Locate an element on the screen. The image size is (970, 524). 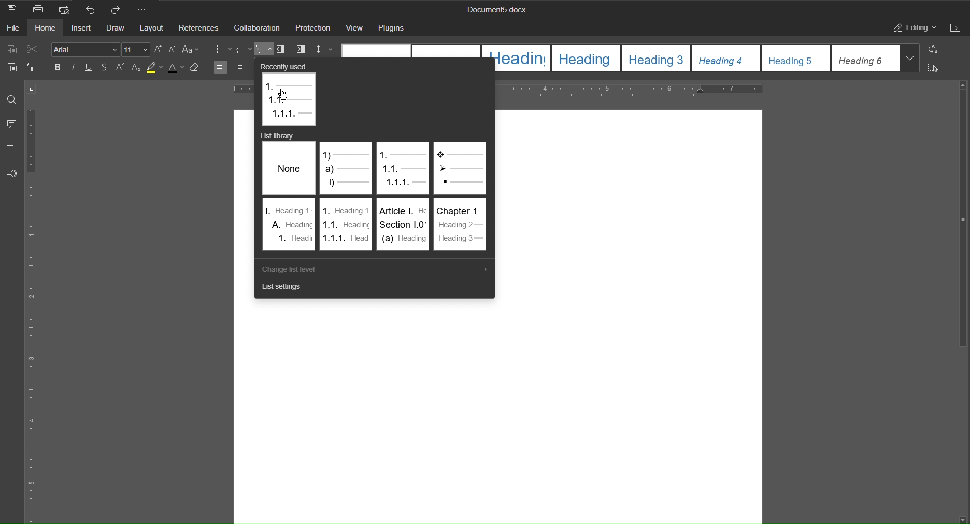
View  is located at coordinates (356, 29).